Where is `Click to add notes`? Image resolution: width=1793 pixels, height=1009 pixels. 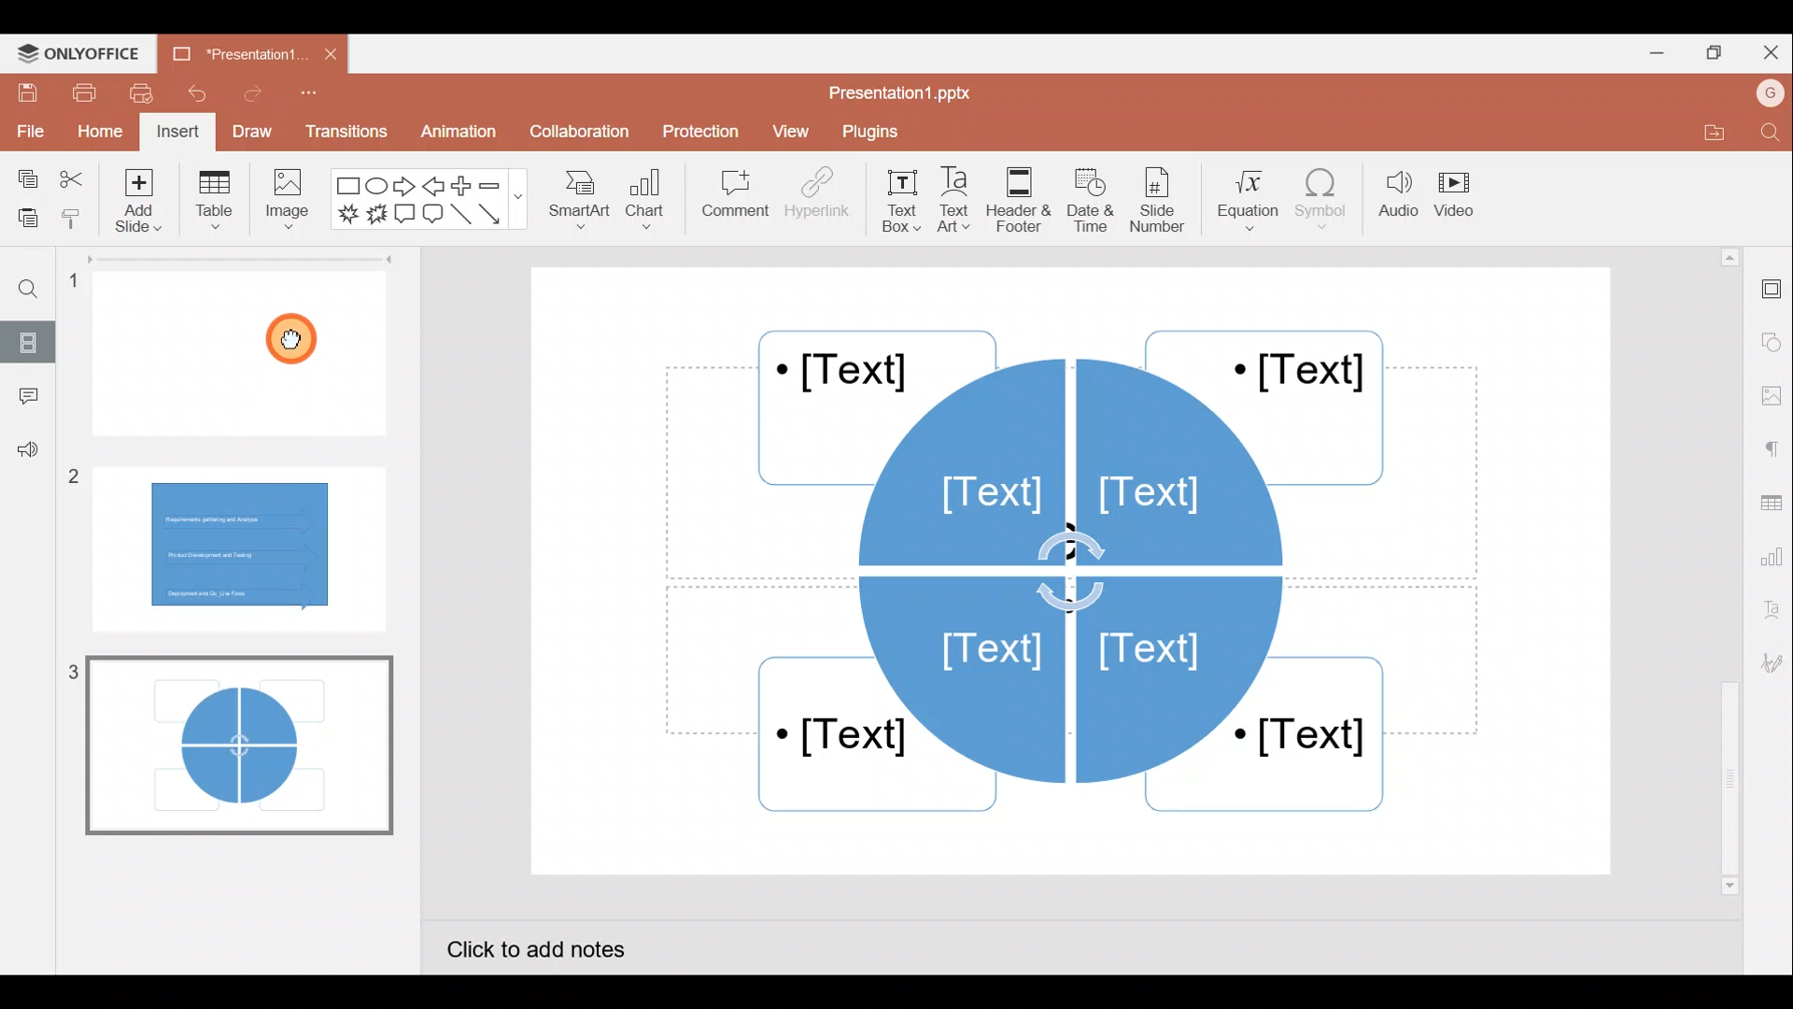
Click to add notes is located at coordinates (554, 945).